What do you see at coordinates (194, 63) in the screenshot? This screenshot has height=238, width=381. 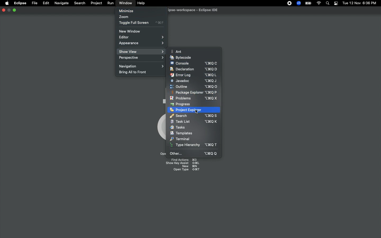 I see `Console` at bounding box center [194, 63].